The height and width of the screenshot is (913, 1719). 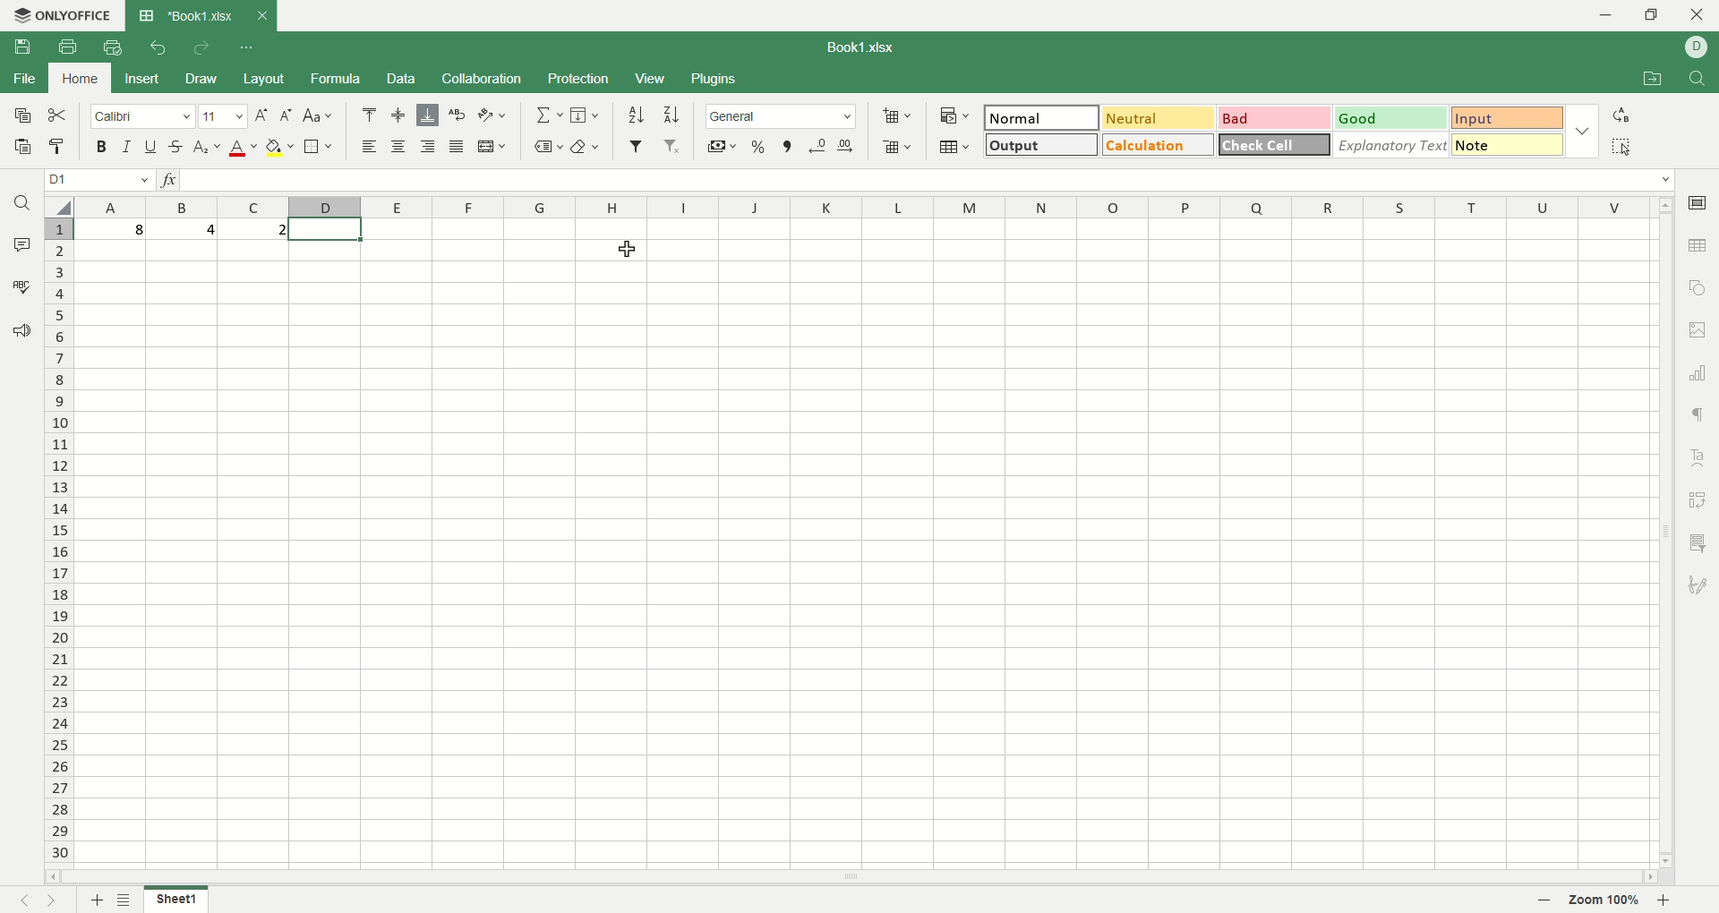 I want to click on cursor, so click(x=637, y=250).